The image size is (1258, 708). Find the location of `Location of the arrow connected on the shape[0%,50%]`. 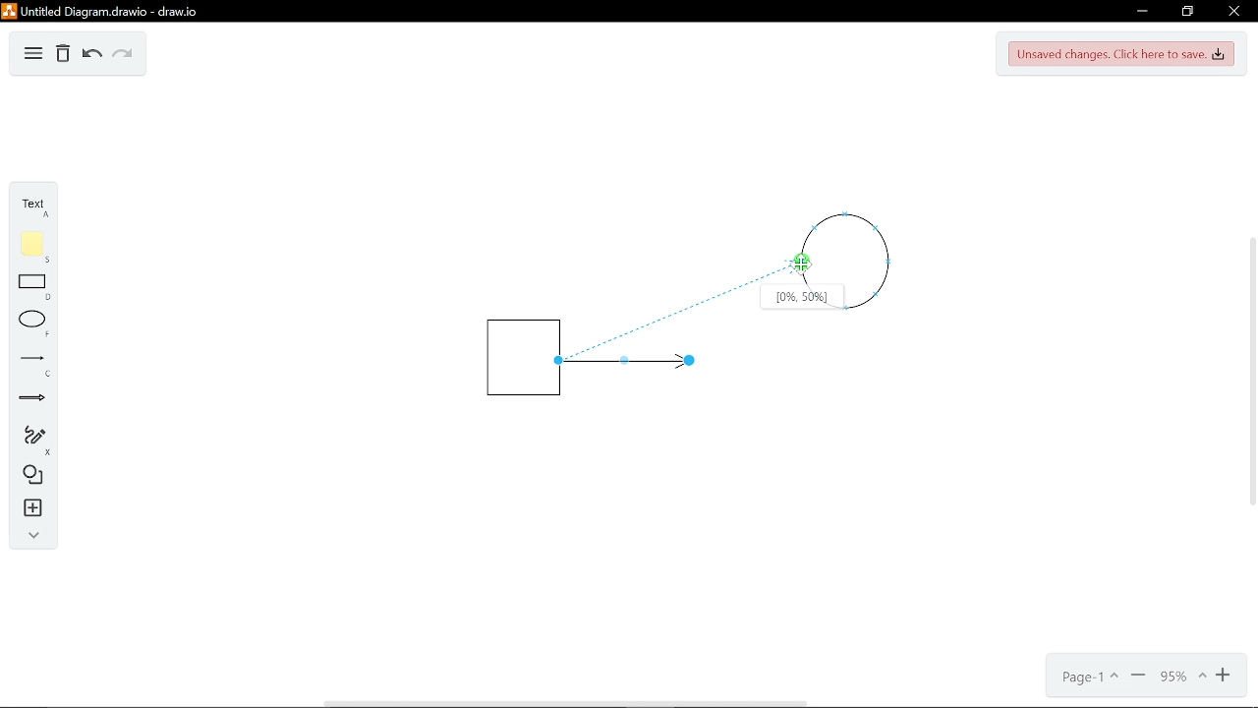

Location of the arrow connected on the shape[0%,50%] is located at coordinates (804, 296).